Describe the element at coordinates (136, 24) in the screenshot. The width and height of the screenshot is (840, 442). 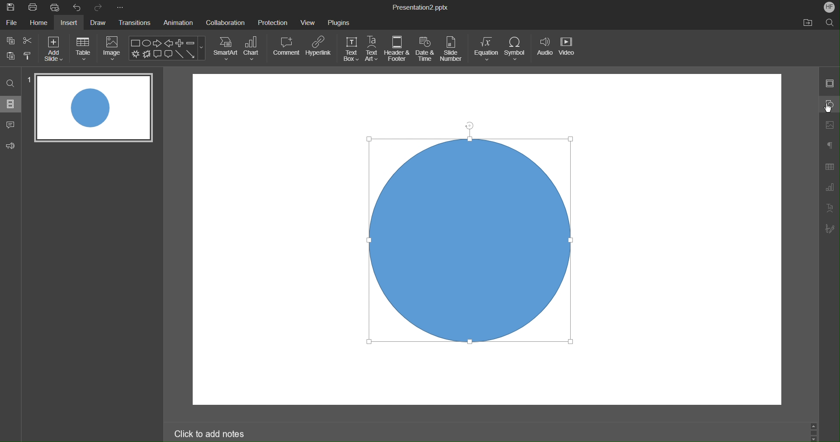
I see `Transitions` at that location.